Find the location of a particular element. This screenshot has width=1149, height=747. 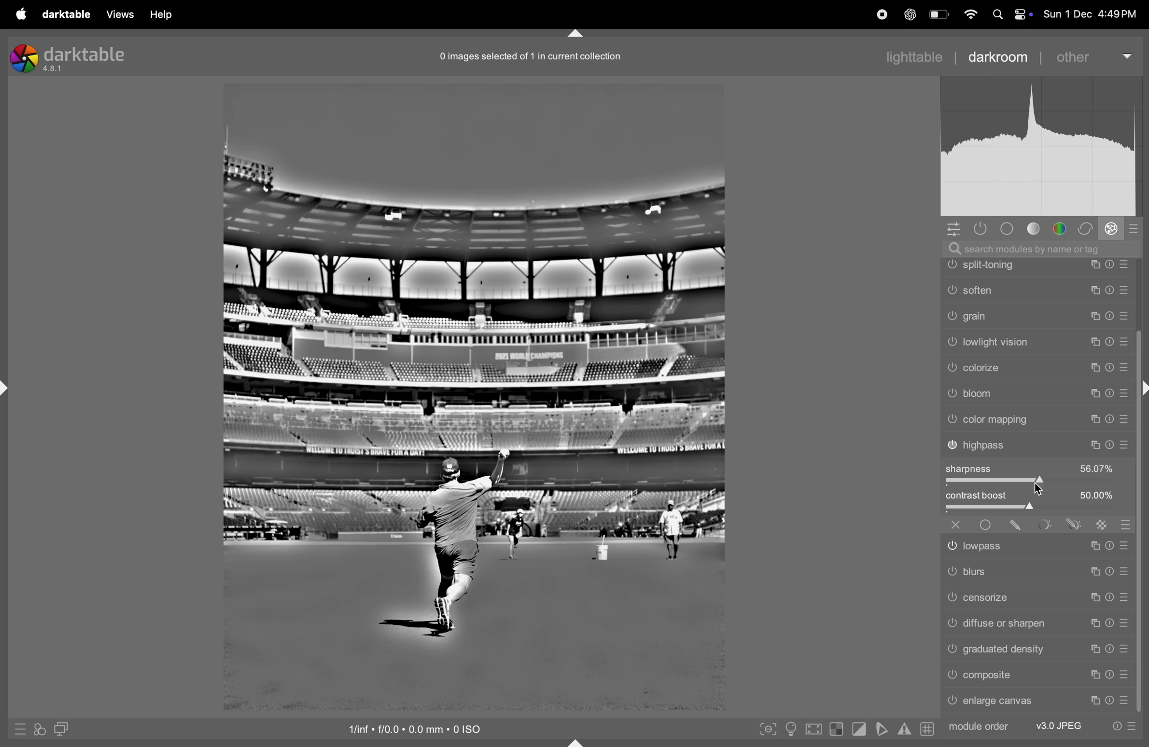

record is located at coordinates (876, 14).